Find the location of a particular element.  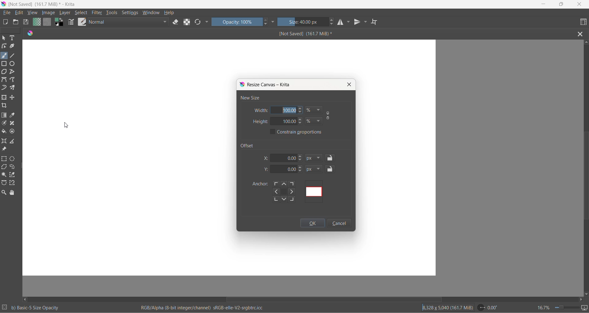

minimize is located at coordinates (544, 5).